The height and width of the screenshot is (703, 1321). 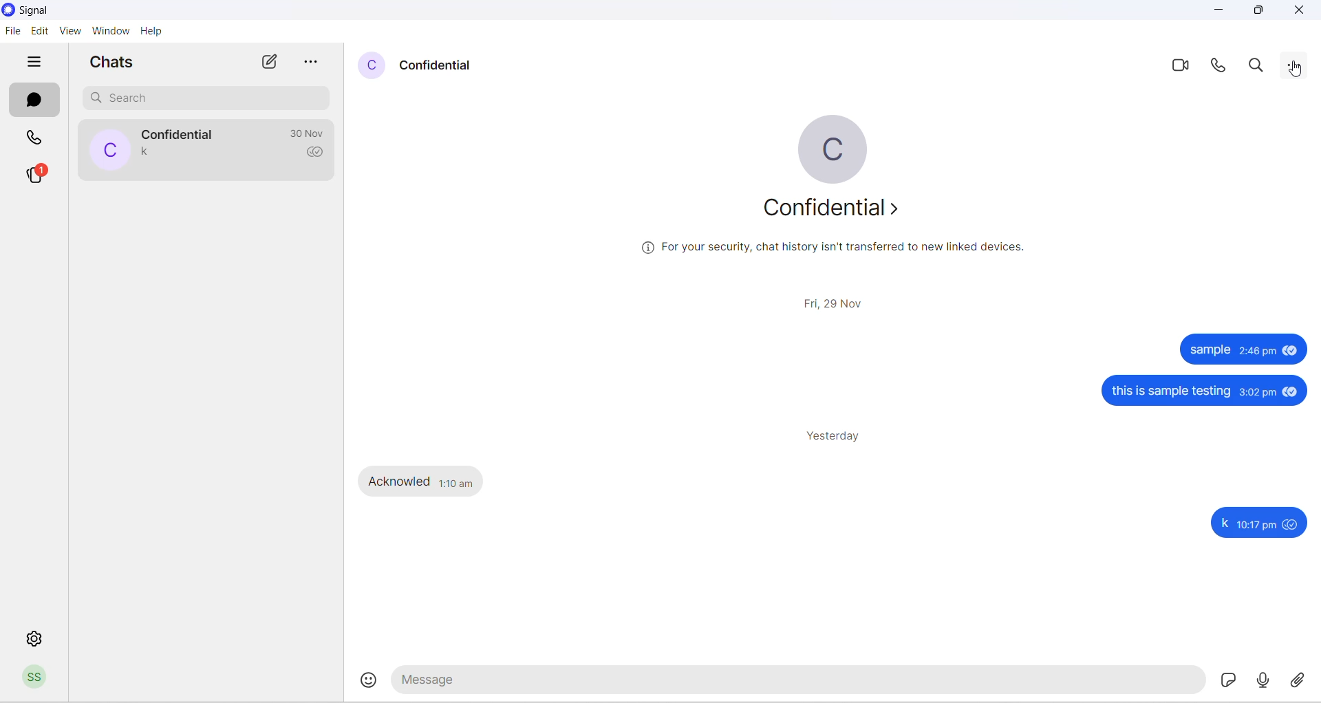 What do you see at coordinates (1181, 66) in the screenshot?
I see `video call` at bounding box center [1181, 66].